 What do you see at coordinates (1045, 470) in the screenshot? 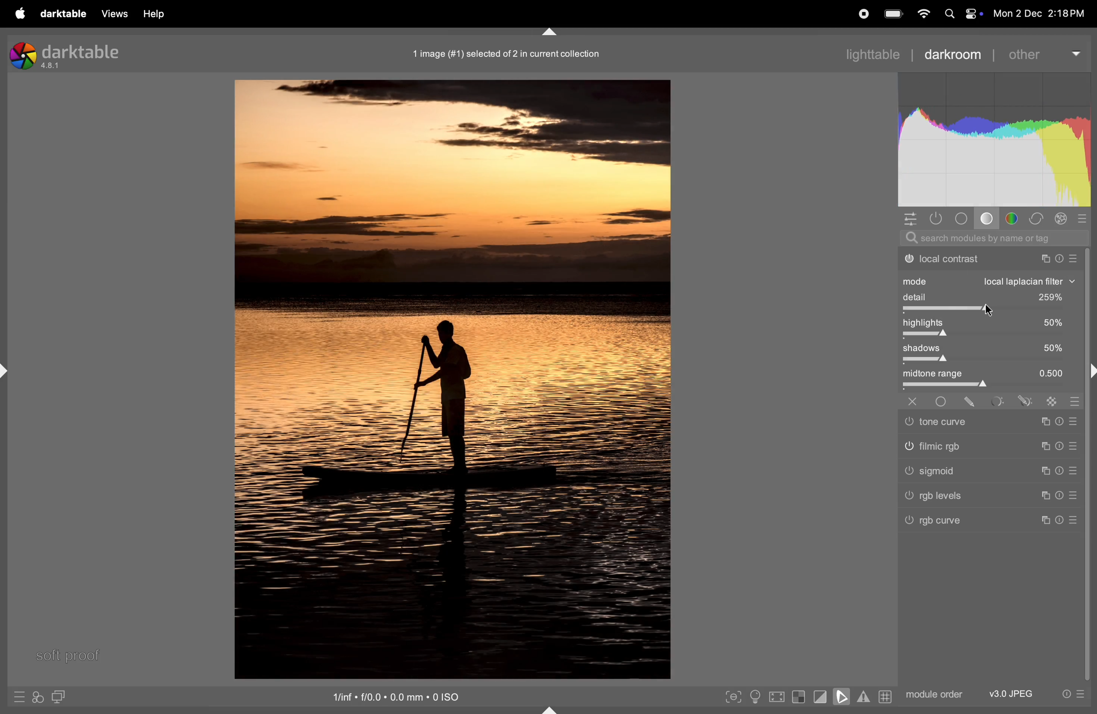
I see `sign ` at bounding box center [1045, 470].